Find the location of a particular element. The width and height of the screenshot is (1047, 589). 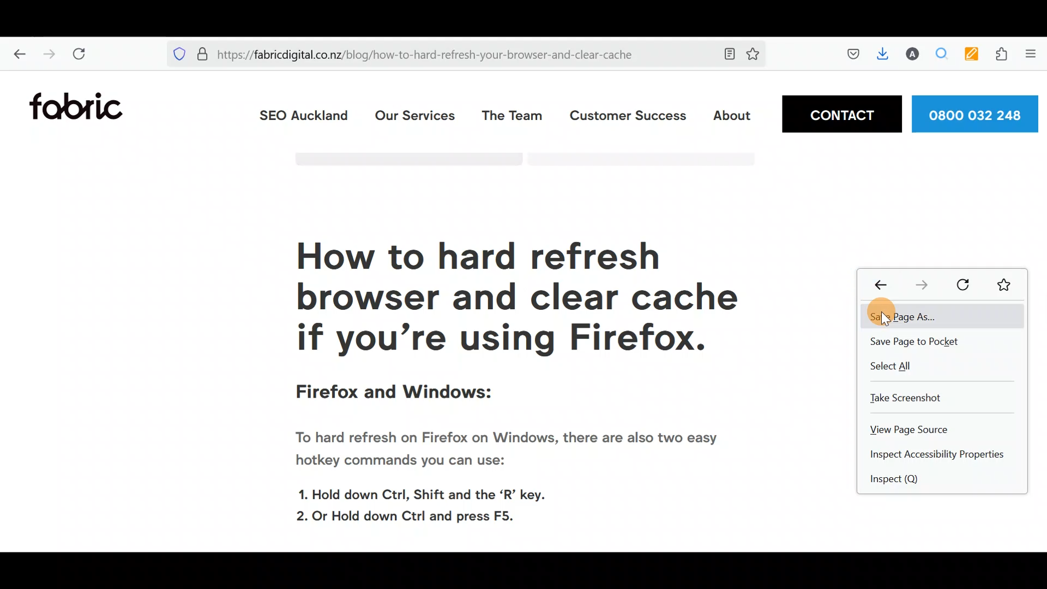

Toggle reader view is located at coordinates (732, 53).